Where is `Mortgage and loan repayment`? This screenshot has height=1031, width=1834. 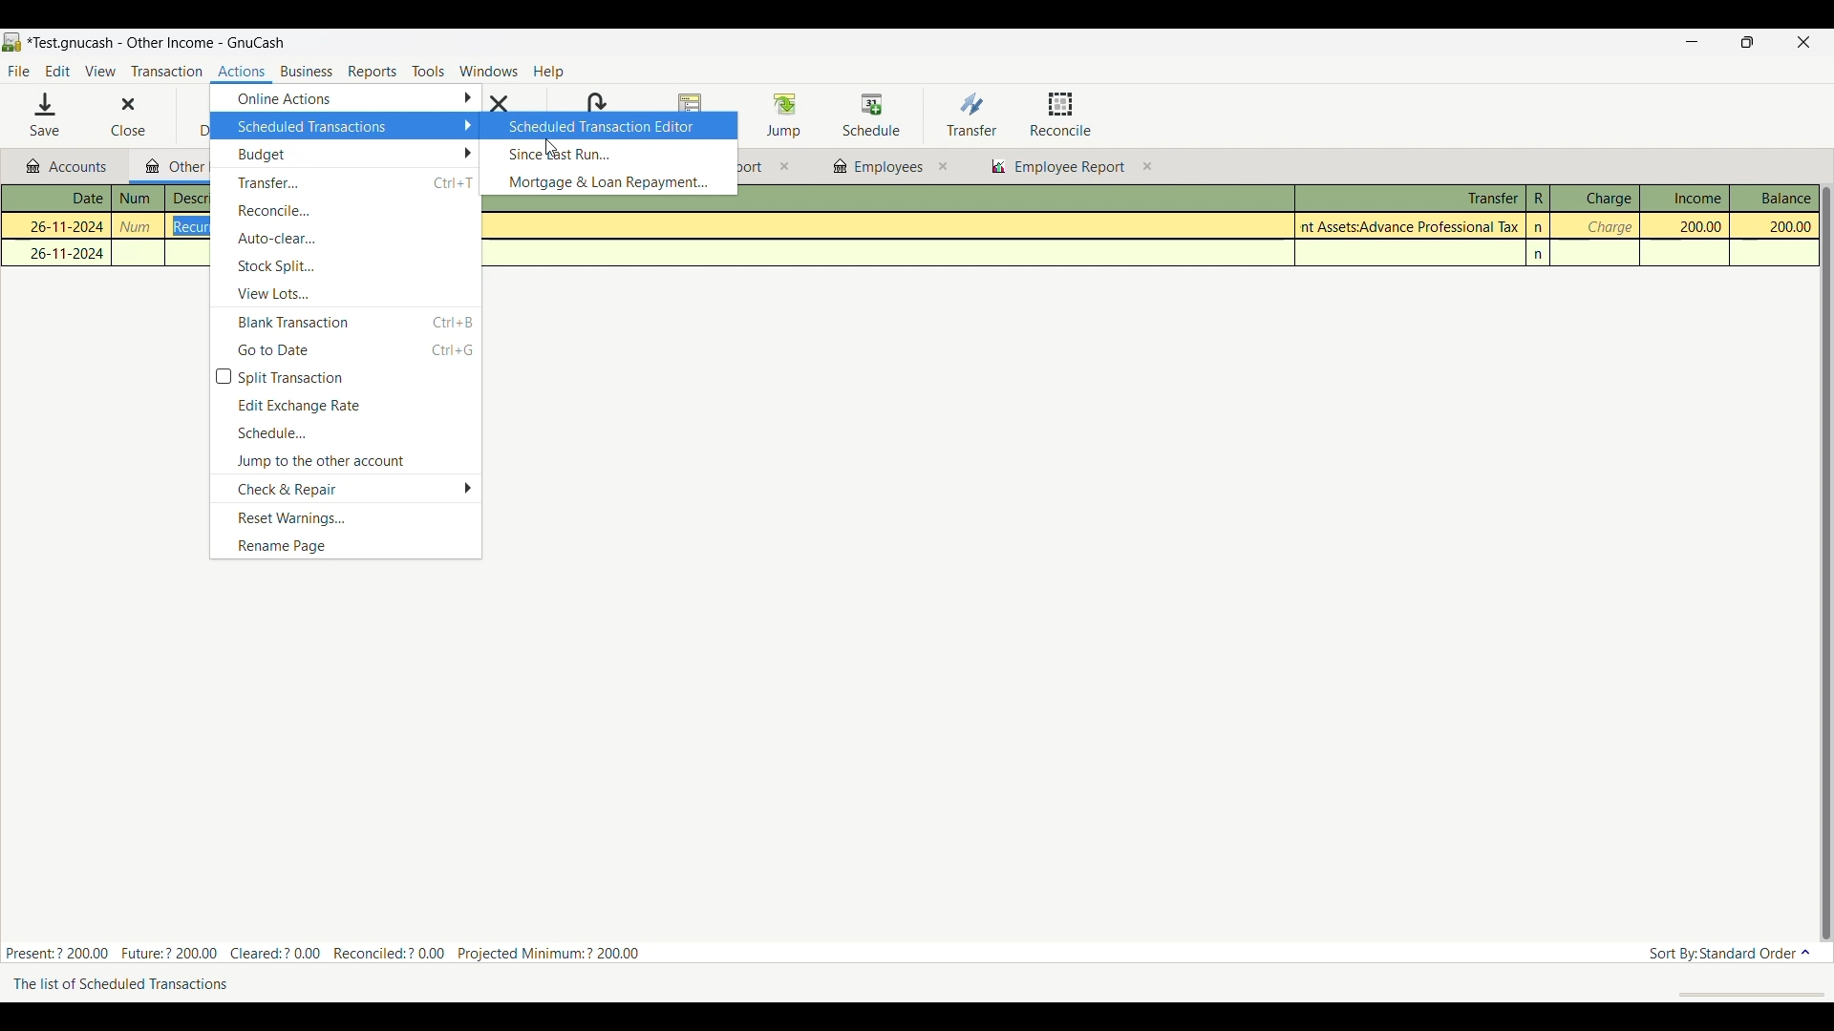 Mortgage and loan repayment is located at coordinates (609, 182).